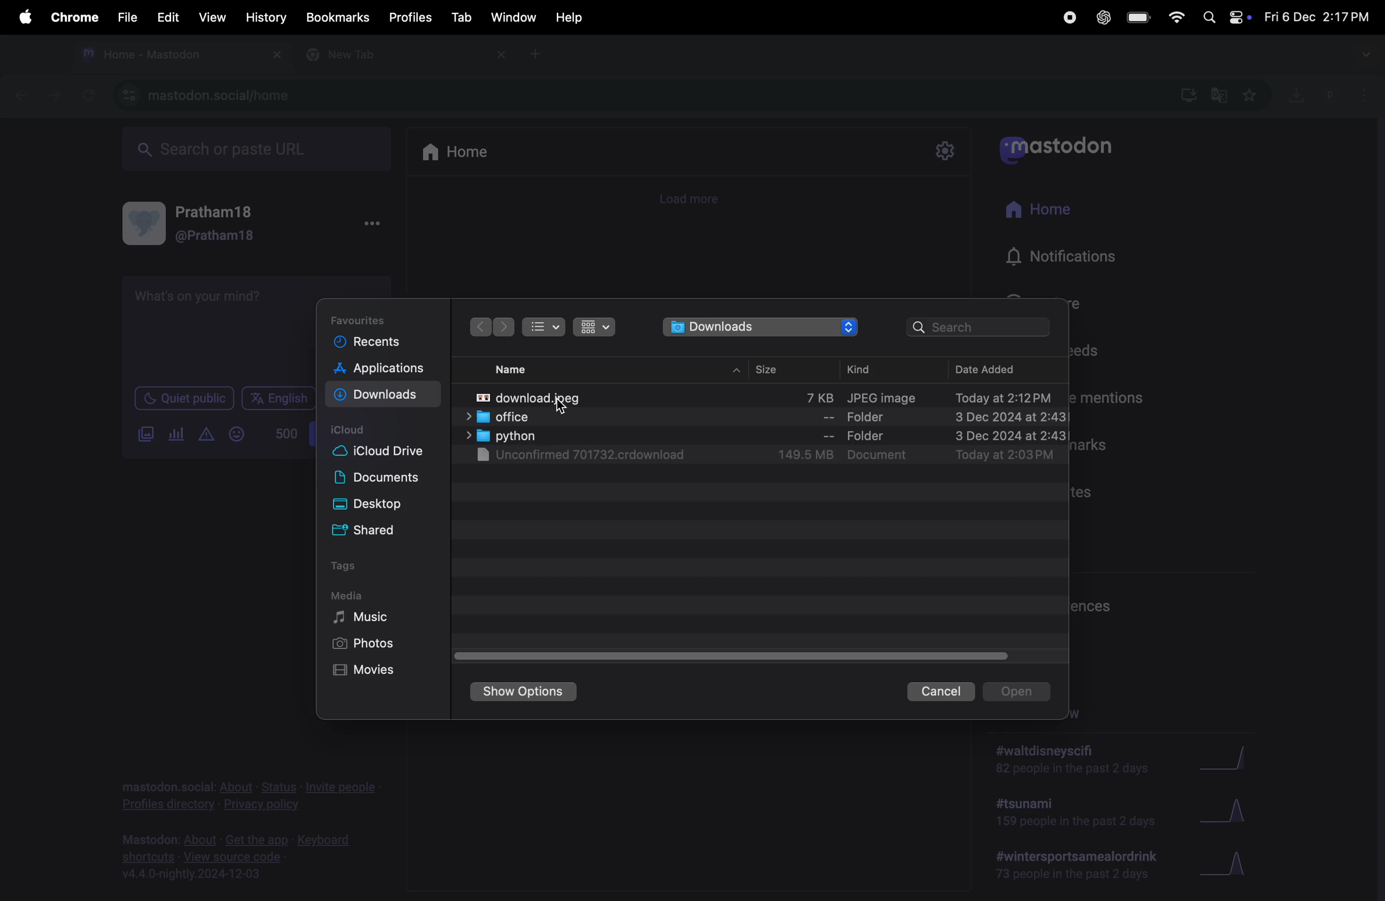 The image size is (1385, 901). Describe the element at coordinates (696, 200) in the screenshot. I see `load more` at that location.